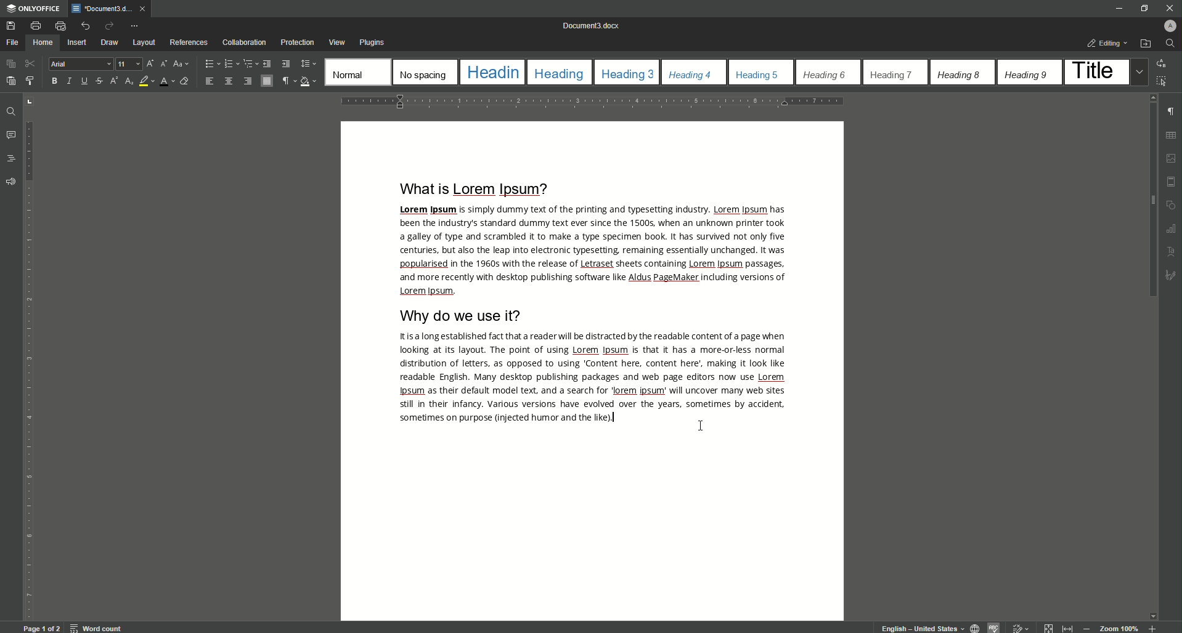 This screenshot has height=633, width=1182. Describe the element at coordinates (468, 188) in the screenshot. I see `What is Lorem Ipsum?` at that location.